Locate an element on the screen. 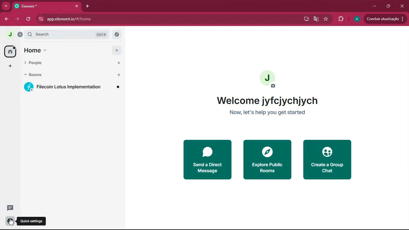  Now, let's help you get started is located at coordinates (266, 113).